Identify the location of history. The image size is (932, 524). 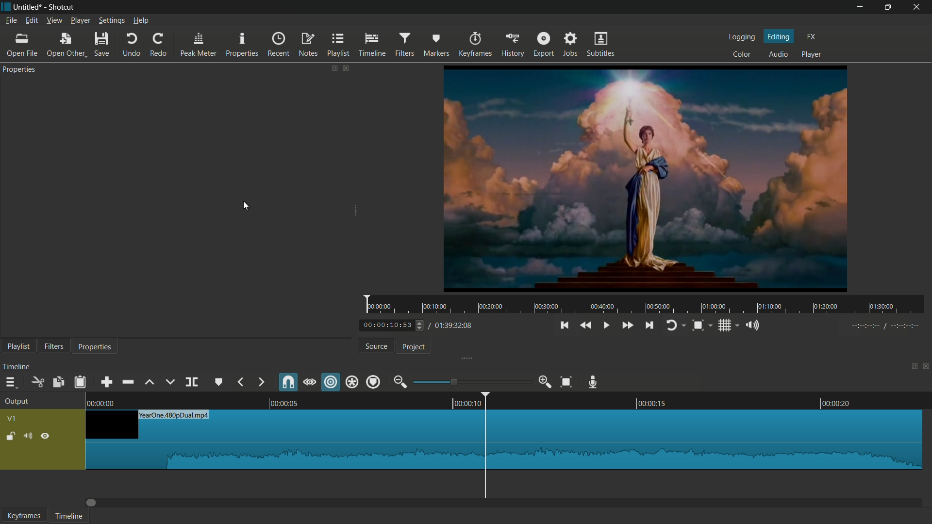
(513, 45).